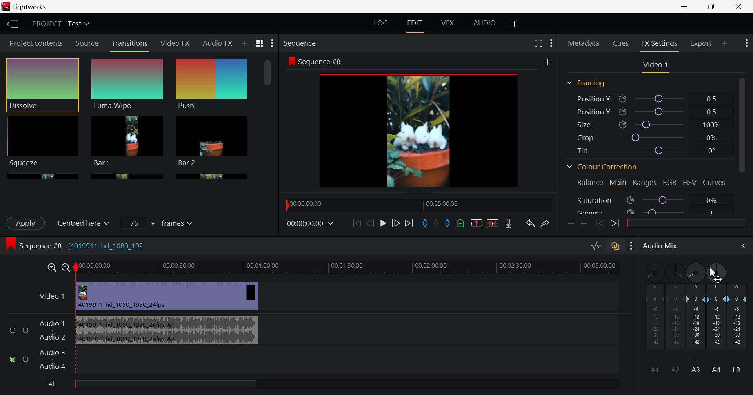 The width and height of the screenshot is (753, 395). Describe the element at coordinates (127, 85) in the screenshot. I see `Luma Wipe` at that location.